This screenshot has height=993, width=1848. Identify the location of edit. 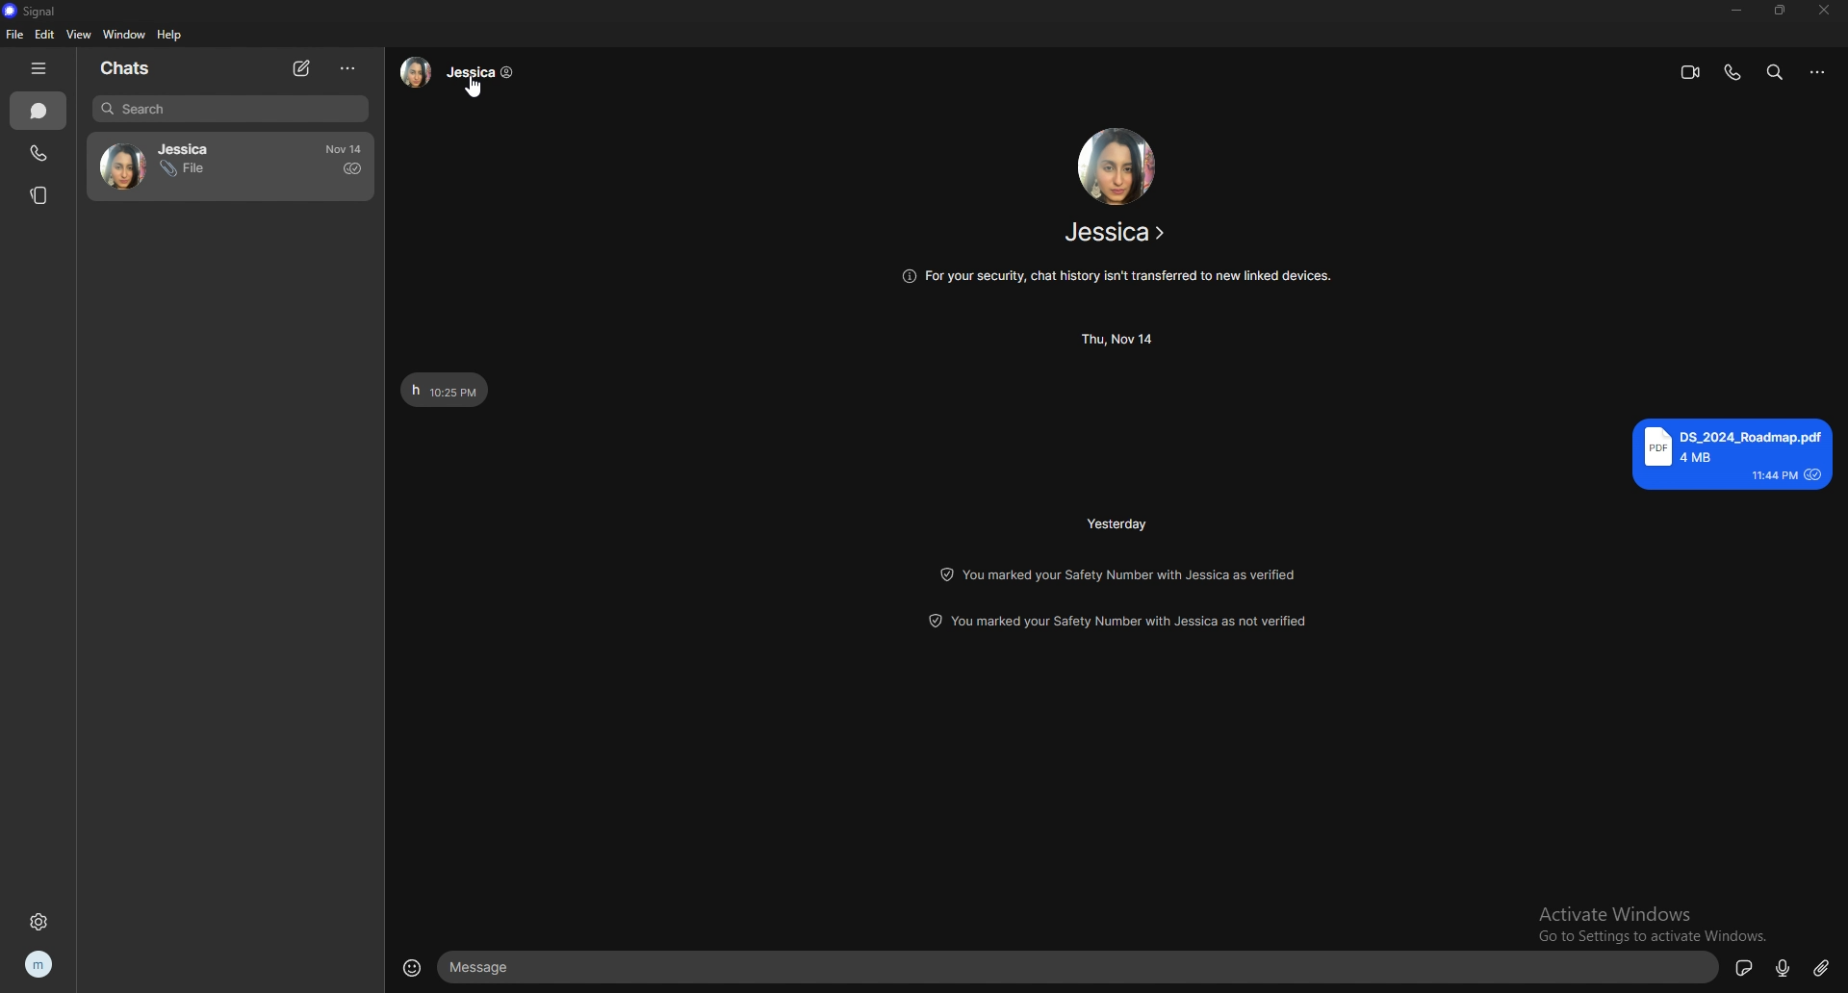
(44, 35).